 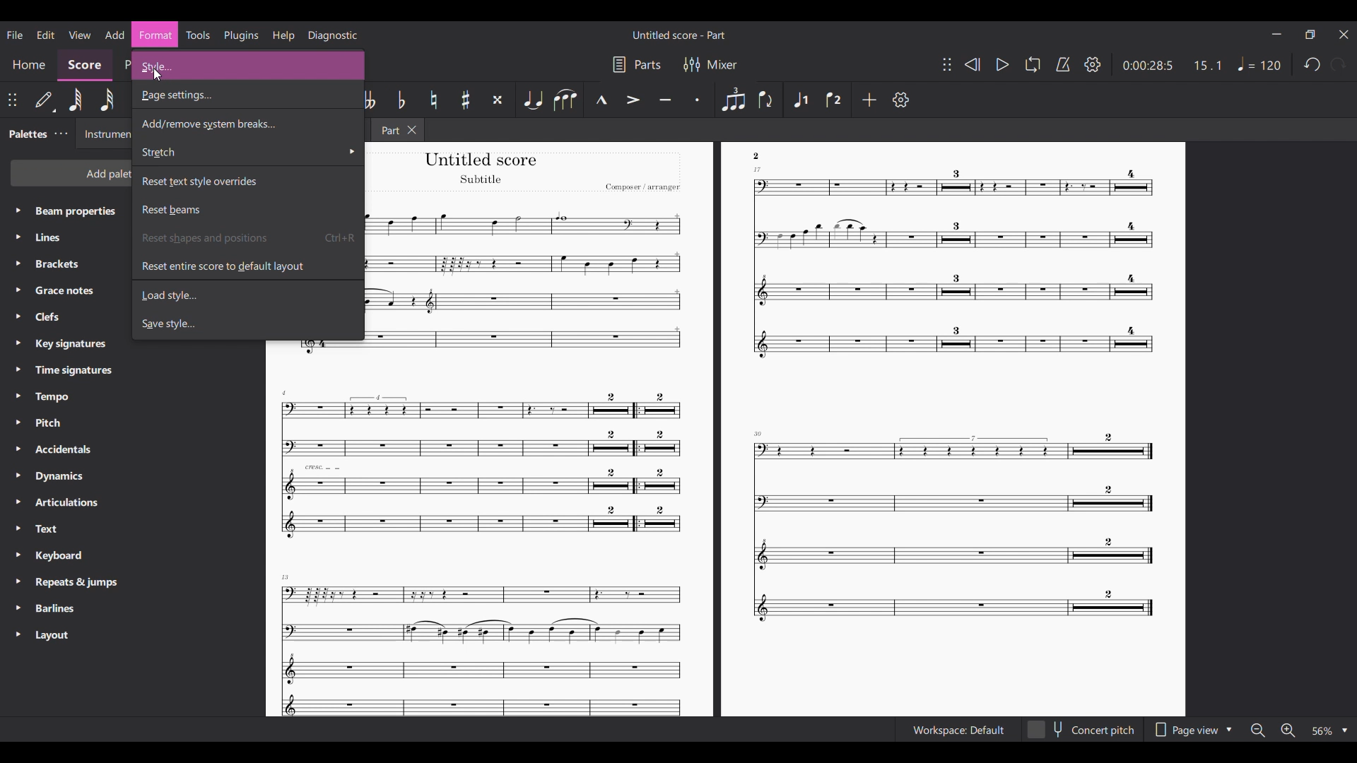 I want to click on Toggle double flat, so click(x=369, y=99).